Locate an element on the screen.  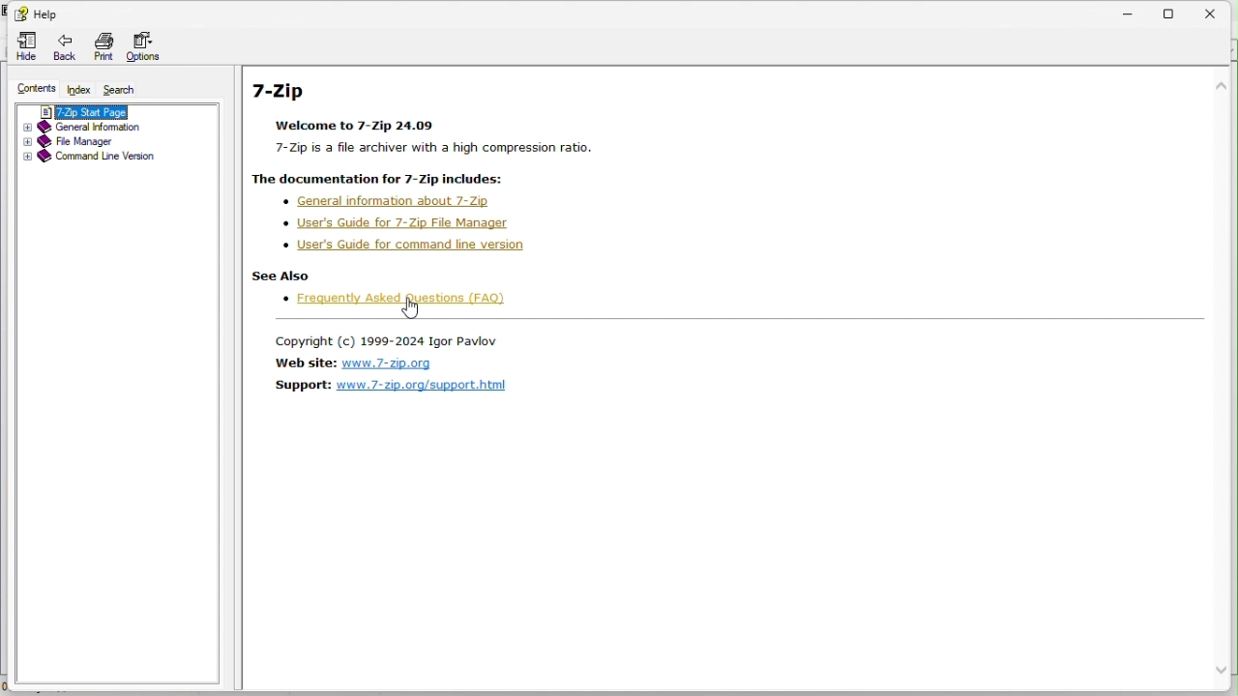
content is located at coordinates (33, 88).